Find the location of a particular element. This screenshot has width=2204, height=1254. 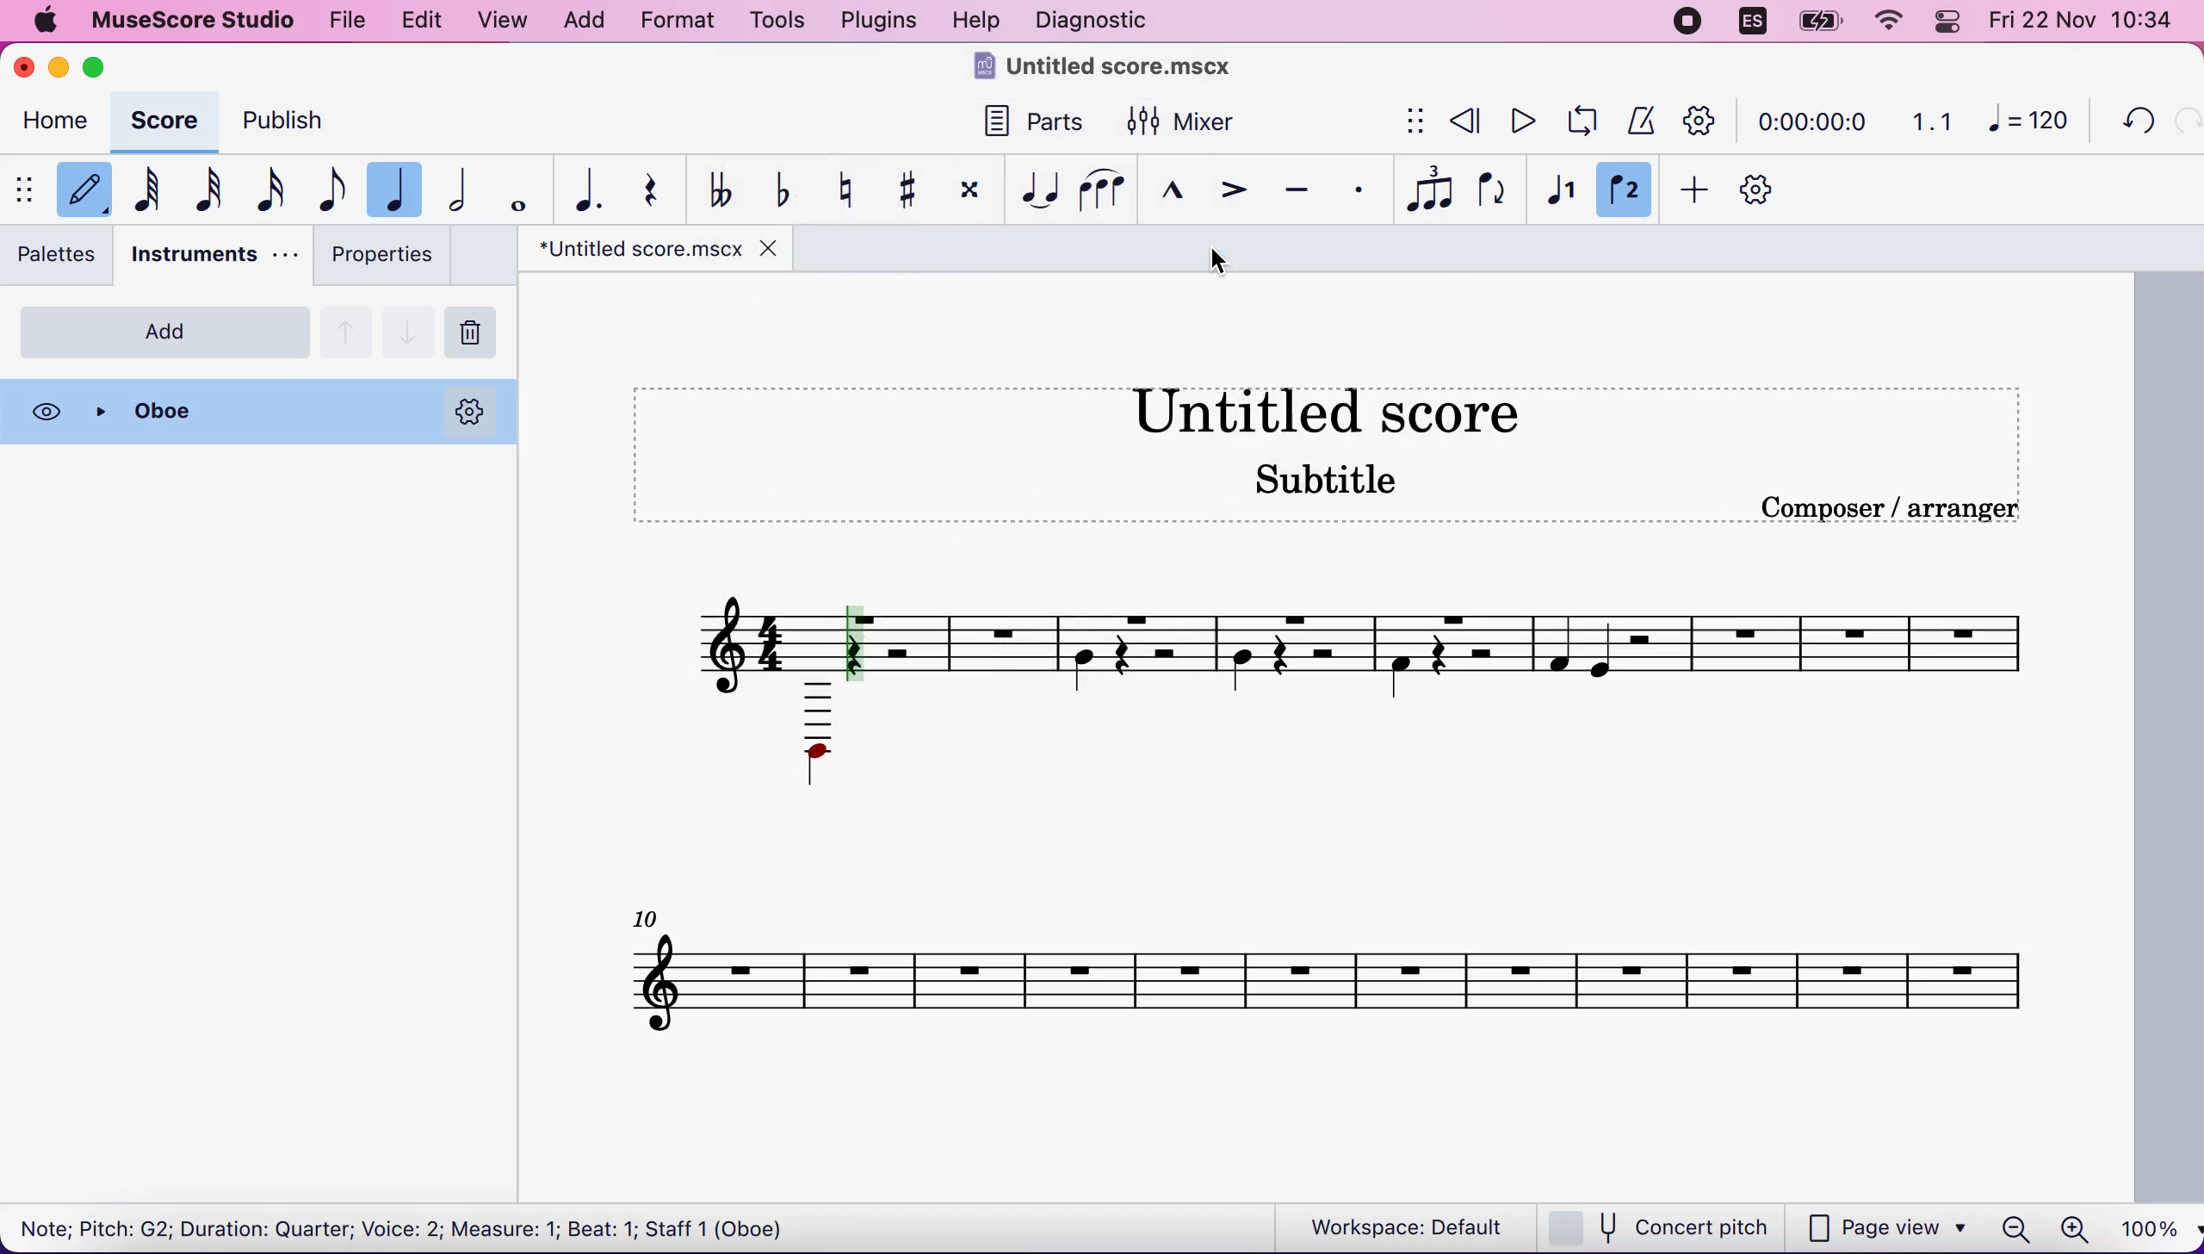

voice 1 is located at coordinates (1562, 187).